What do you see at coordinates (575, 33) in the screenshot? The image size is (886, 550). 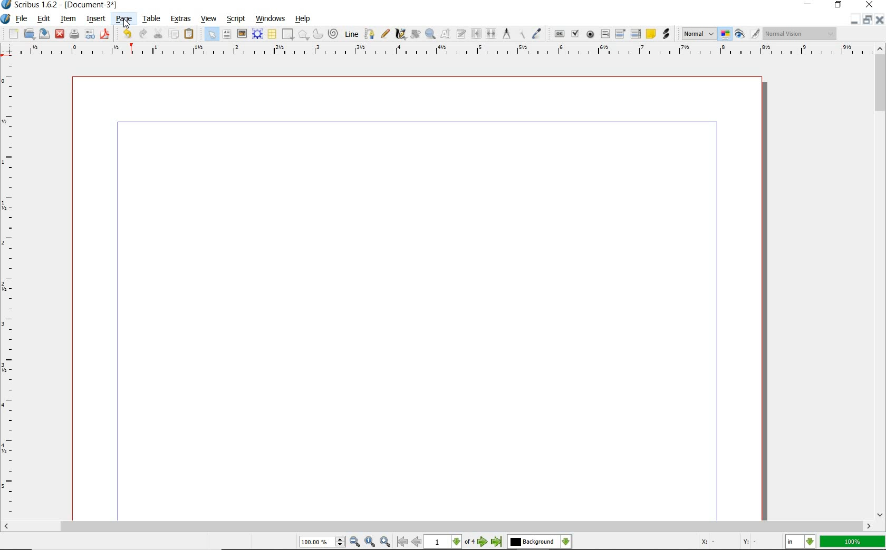 I see `pdf check box` at bounding box center [575, 33].